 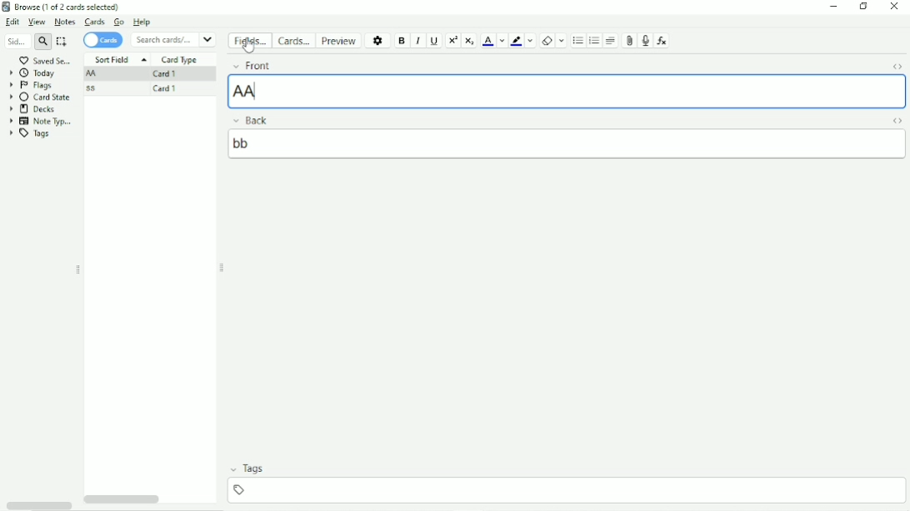 I want to click on Front, so click(x=288, y=66).